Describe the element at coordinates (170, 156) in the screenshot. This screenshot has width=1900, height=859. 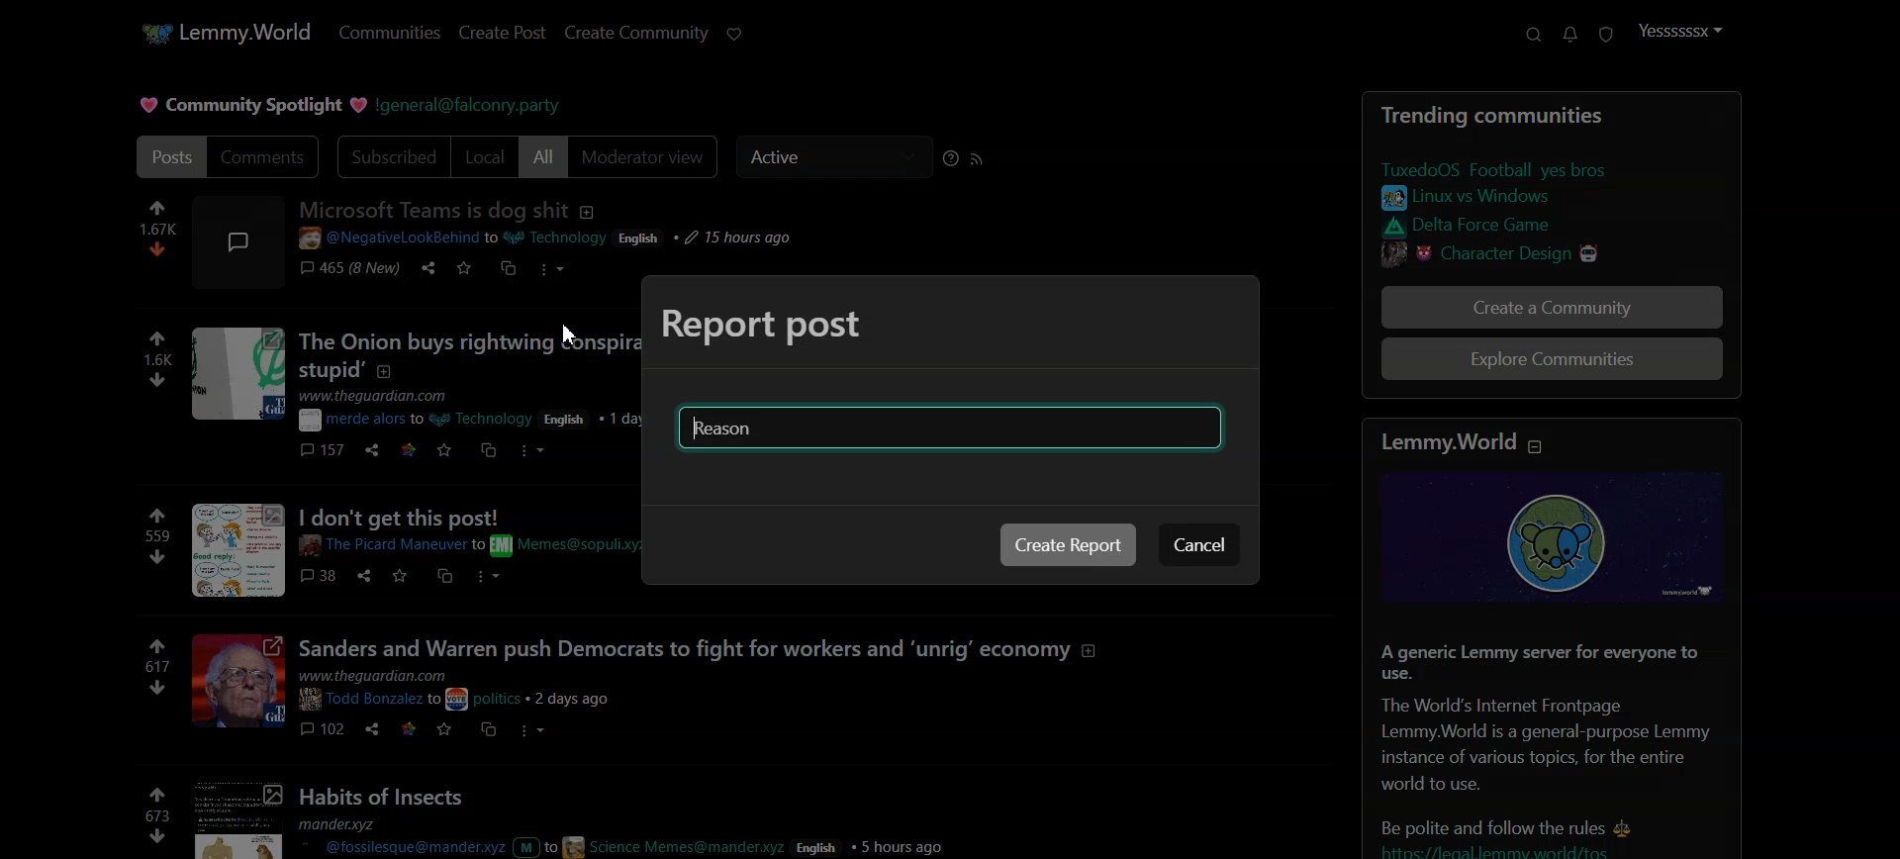
I see `Posts` at that location.